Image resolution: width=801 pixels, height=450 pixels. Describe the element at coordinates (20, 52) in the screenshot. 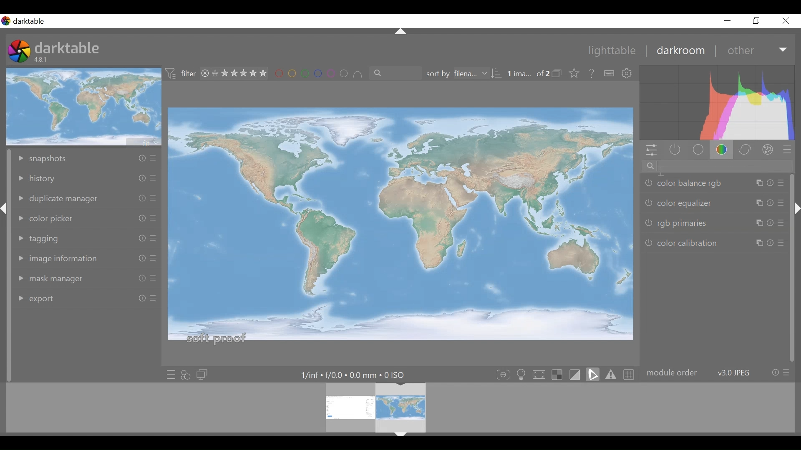

I see `Darktable Desktop Icon` at that location.